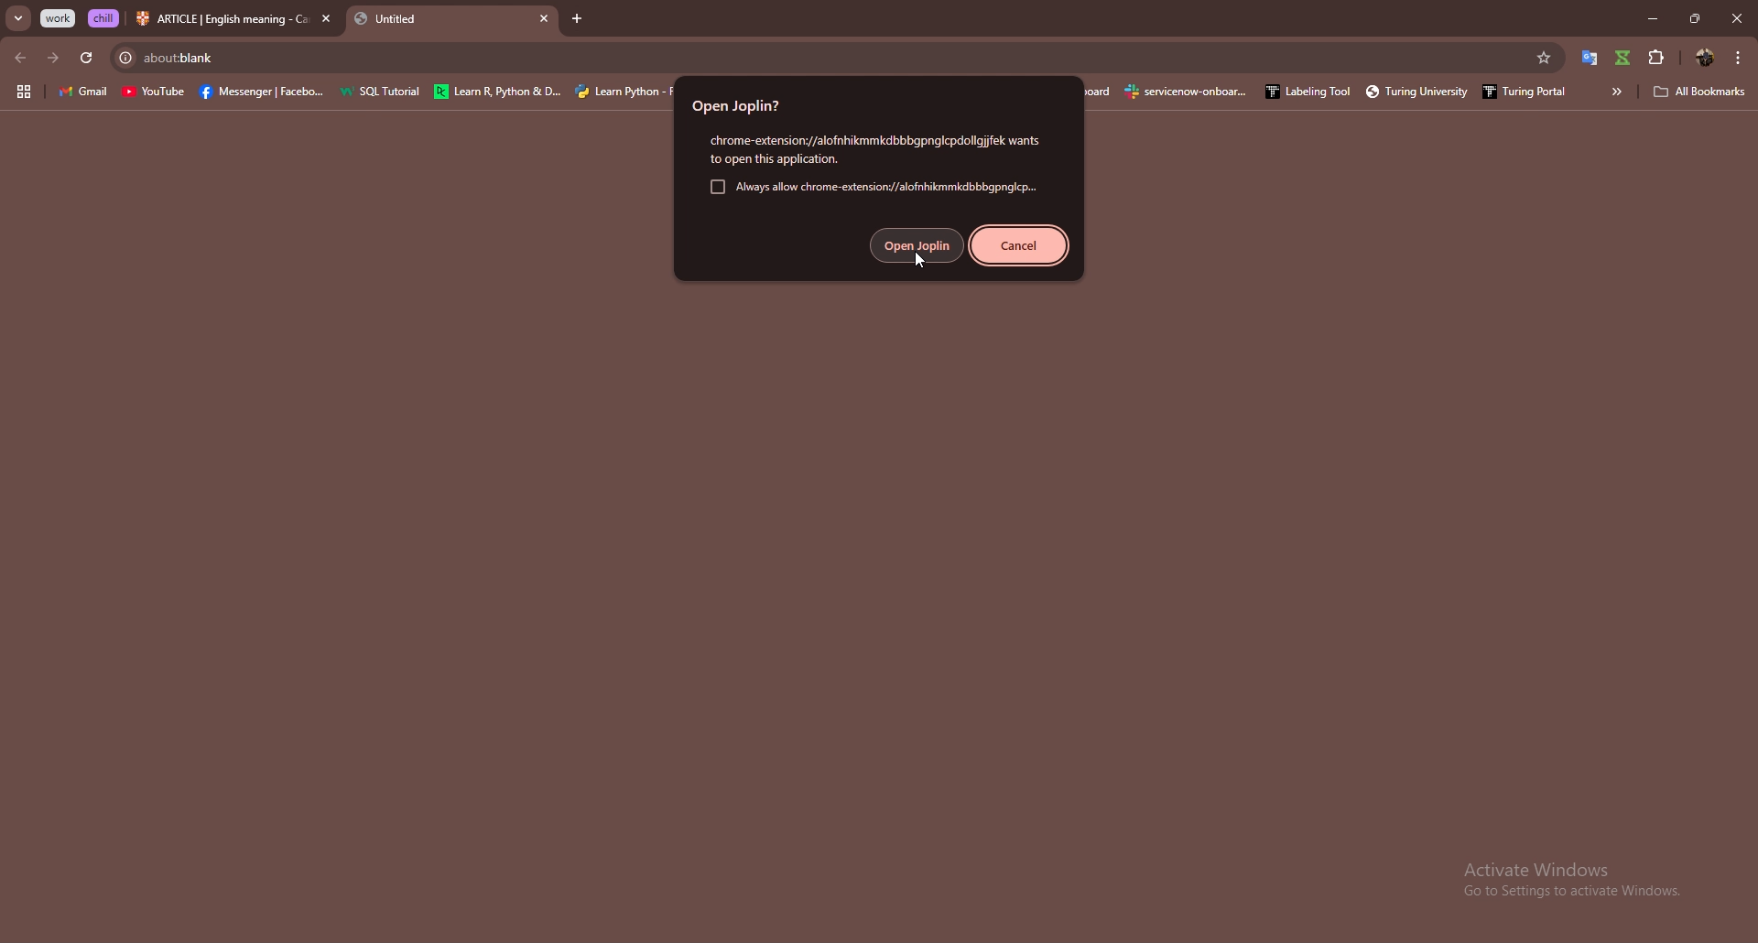 This screenshot has width=1758, height=943. Describe the element at coordinates (222, 21) in the screenshot. I see `tab` at that location.